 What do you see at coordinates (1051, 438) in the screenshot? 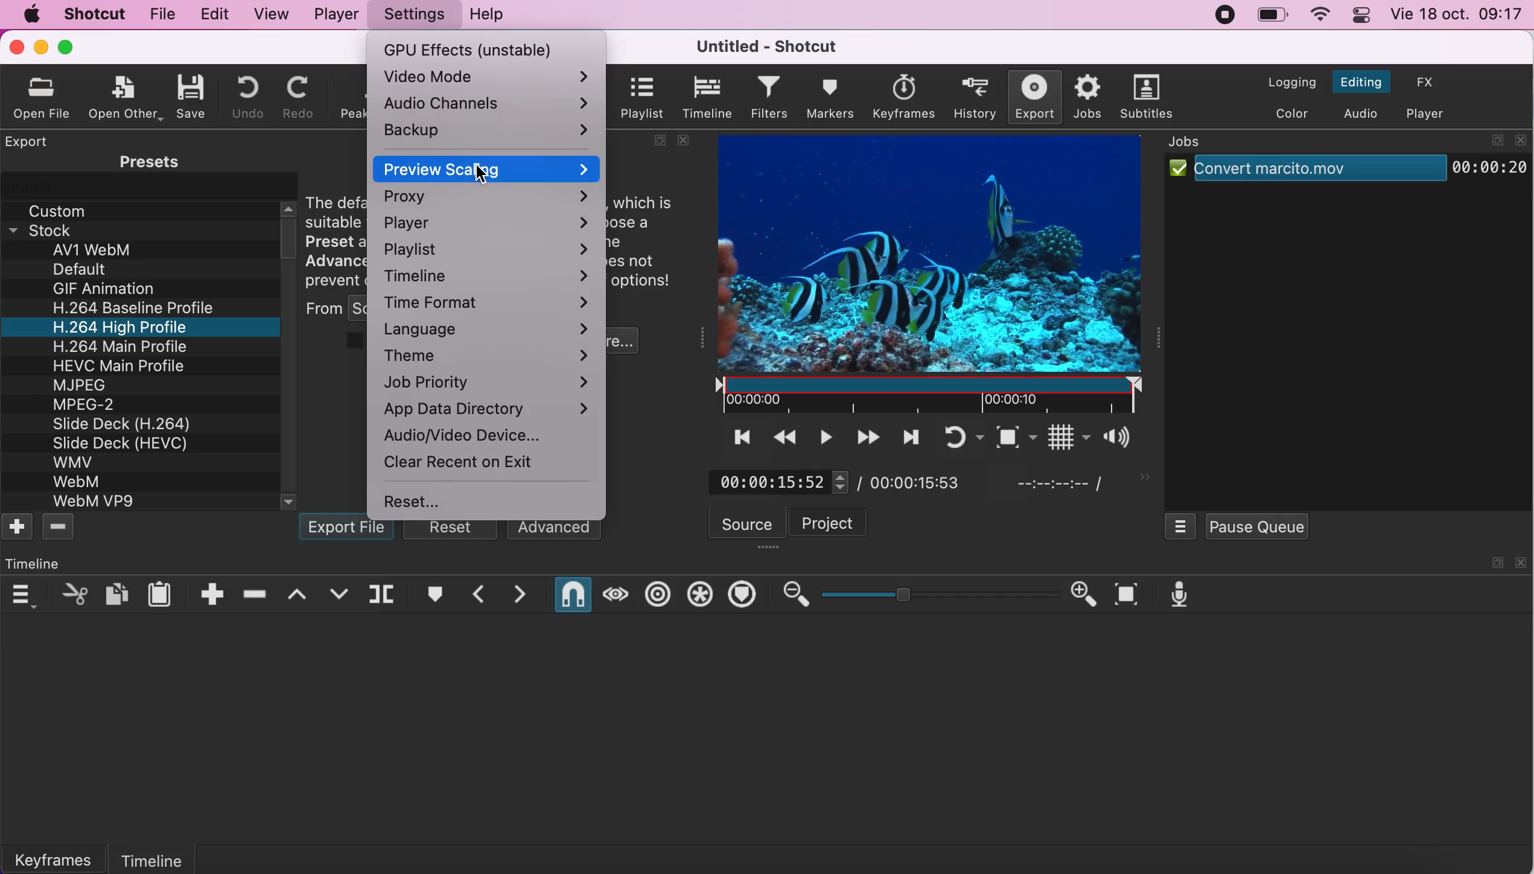
I see `toggle grid display on the player` at bounding box center [1051, 438].